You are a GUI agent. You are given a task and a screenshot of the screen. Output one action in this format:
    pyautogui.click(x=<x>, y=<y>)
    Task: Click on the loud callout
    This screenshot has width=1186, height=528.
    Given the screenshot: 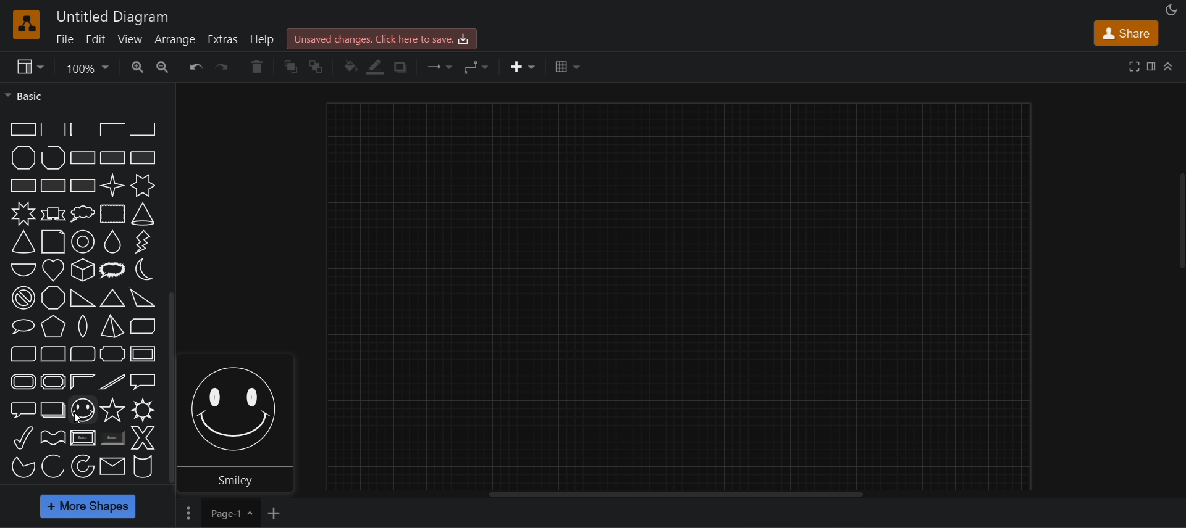 What is the action you would take?
    pyautogui.click(x=112, y=271)
    